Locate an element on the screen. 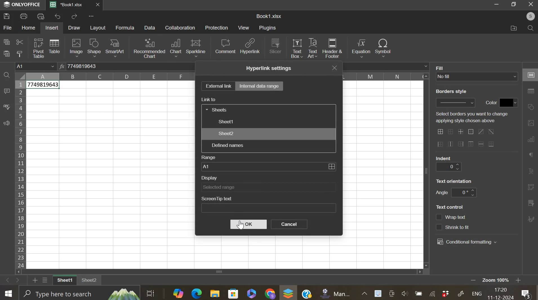  close is located at coordinates (101, 6).